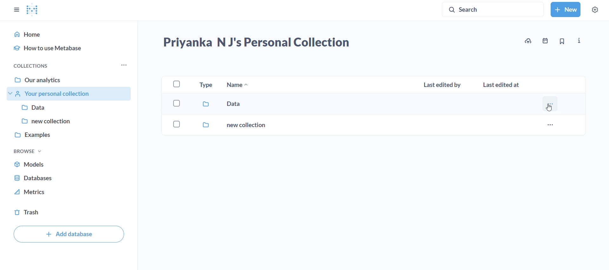 Image resolution: width=609 pixels, height=270 pixels. I want to click on examples, so click(70, 133).